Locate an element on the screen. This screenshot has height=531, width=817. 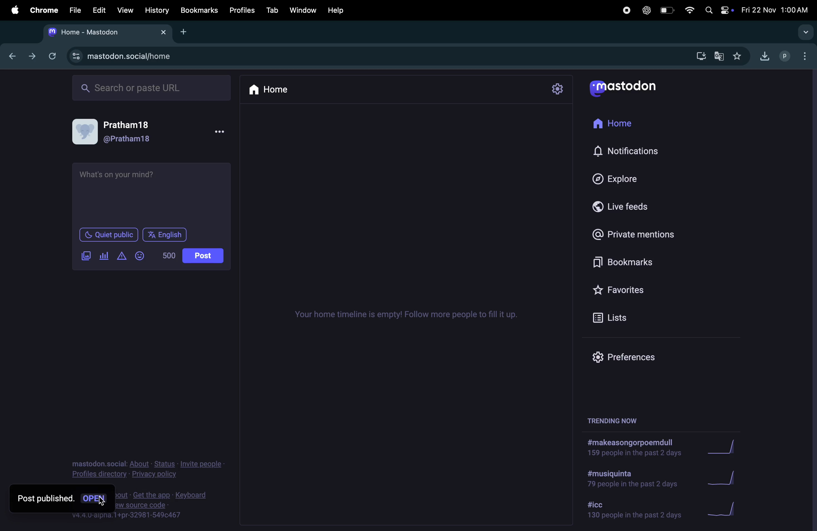
chrome is located at coordinates (44, 10).